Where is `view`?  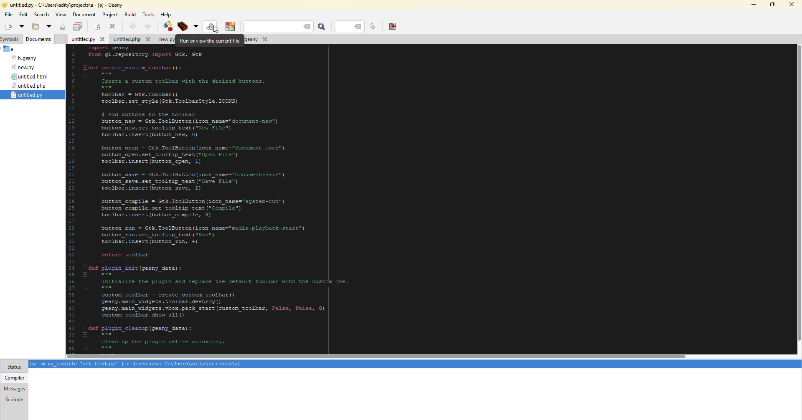
view is located at coordinates (61, 15).